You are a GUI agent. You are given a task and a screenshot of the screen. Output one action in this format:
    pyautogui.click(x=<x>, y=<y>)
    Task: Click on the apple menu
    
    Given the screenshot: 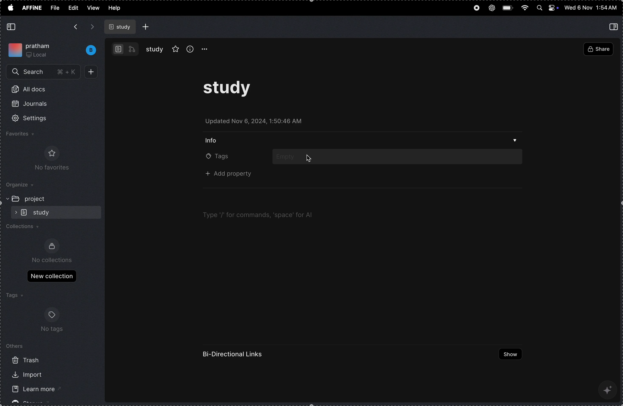 What is the action you would take?
    pyautogui.click(x=10, y=7)
    